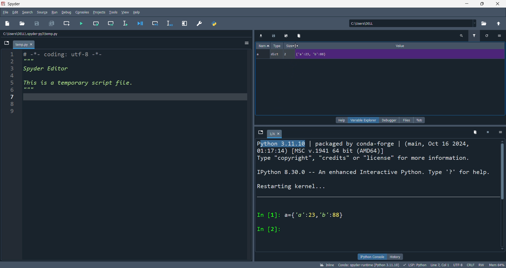 Image resolution: width=506 pixels, height=268 pixels. Describe the element at coordinates (183, 23) in the screenshot. I see `expand pane` at that location.